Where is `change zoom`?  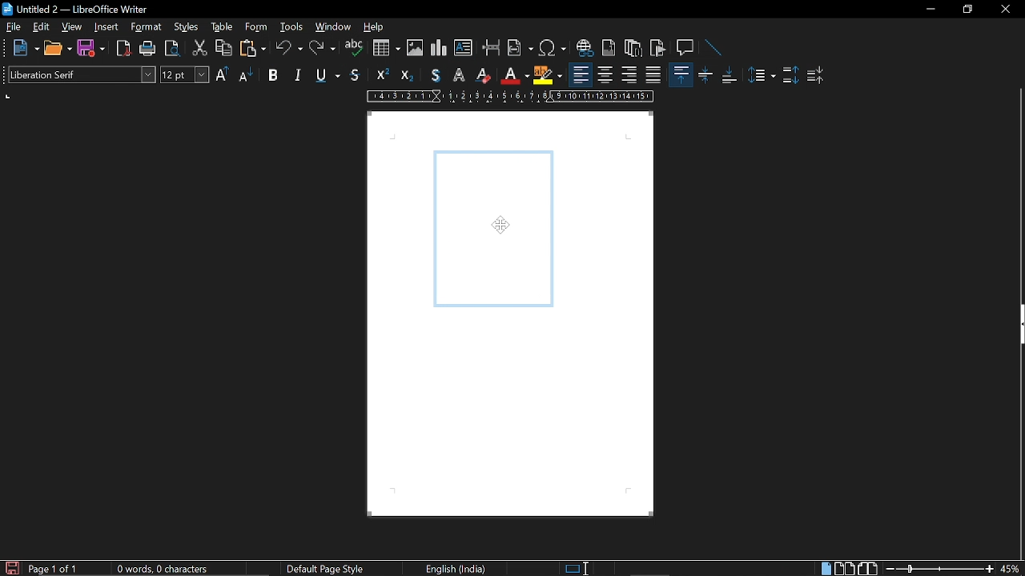
change zoom is located at coordinates (939, 569).